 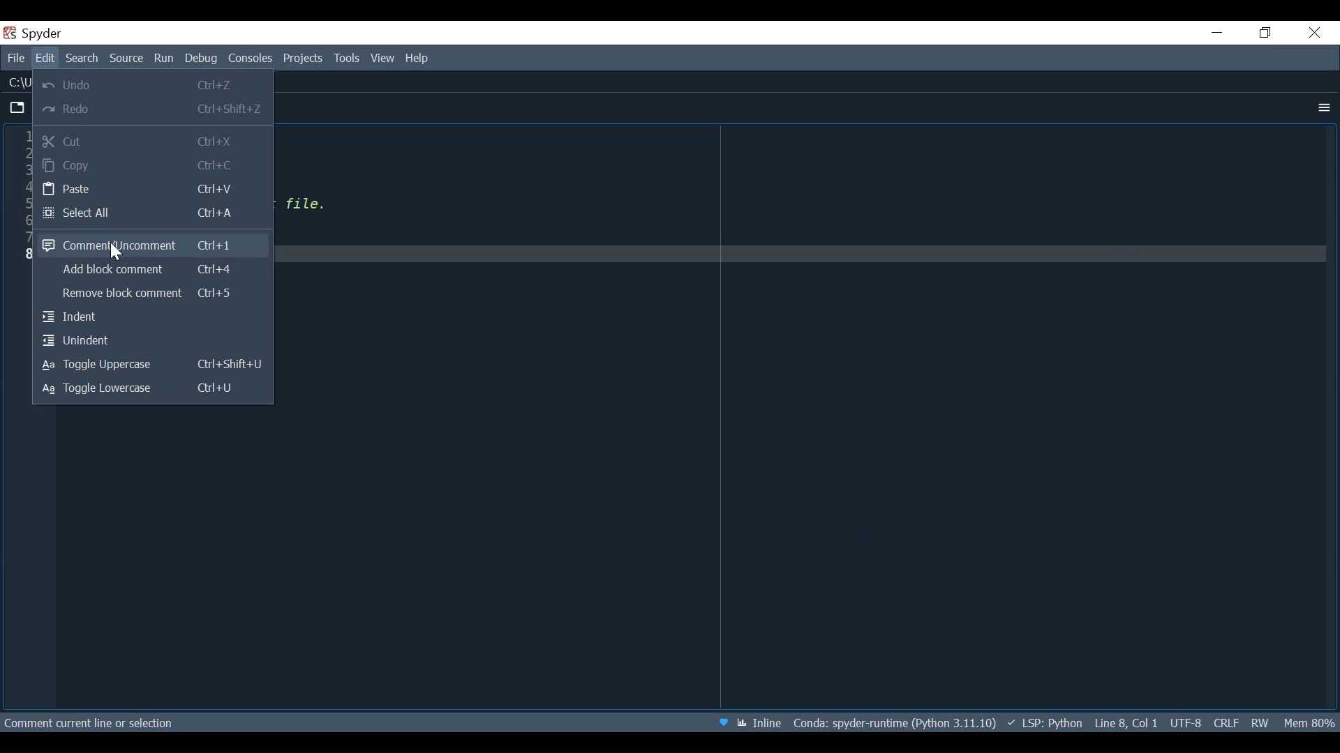 I want to click on Help, so click(x=422, y=59).